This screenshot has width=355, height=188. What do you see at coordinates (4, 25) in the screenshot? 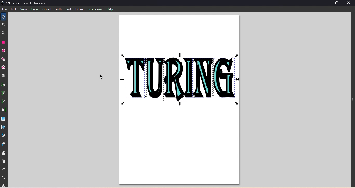
I see `Node tool` at bounding box center [4, 25].